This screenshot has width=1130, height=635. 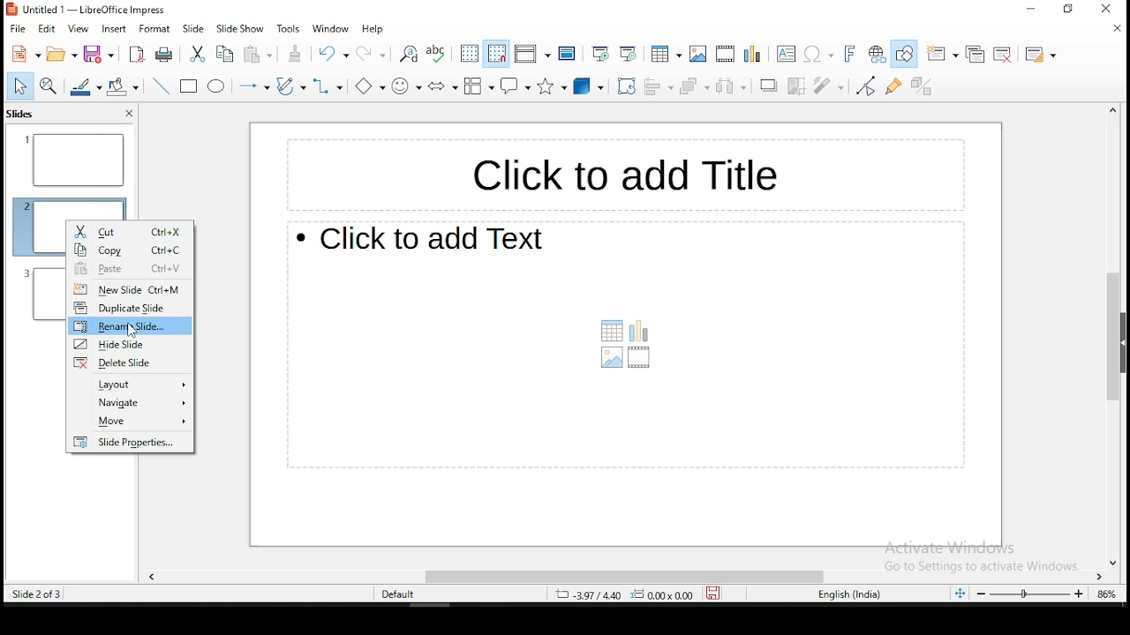 I want to click on close, so click(x=1115, y=32).